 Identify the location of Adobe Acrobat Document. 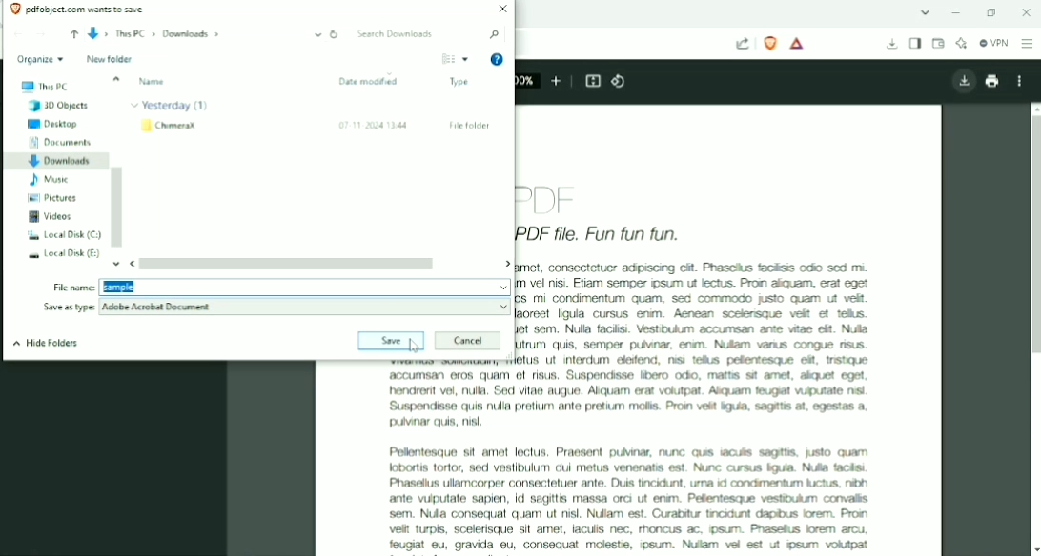
(307, 307).